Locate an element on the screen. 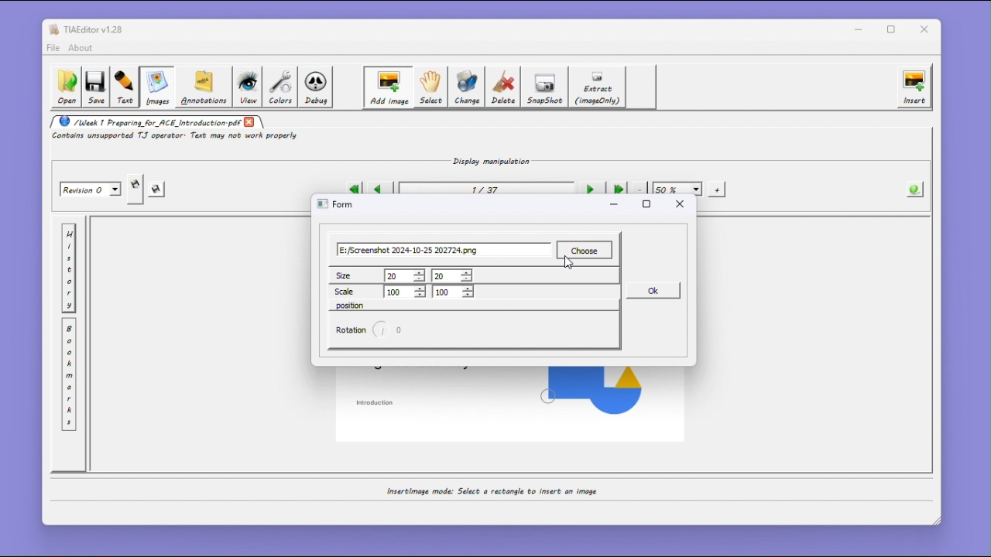  Last page is located at coordinates (618, 190).